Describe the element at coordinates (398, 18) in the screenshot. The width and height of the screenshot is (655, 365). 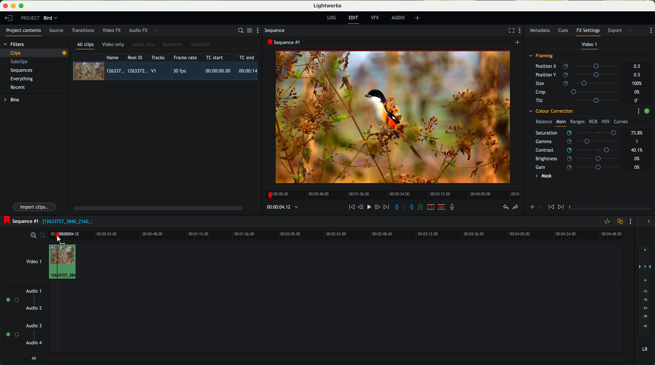
I see `audio` at that location.